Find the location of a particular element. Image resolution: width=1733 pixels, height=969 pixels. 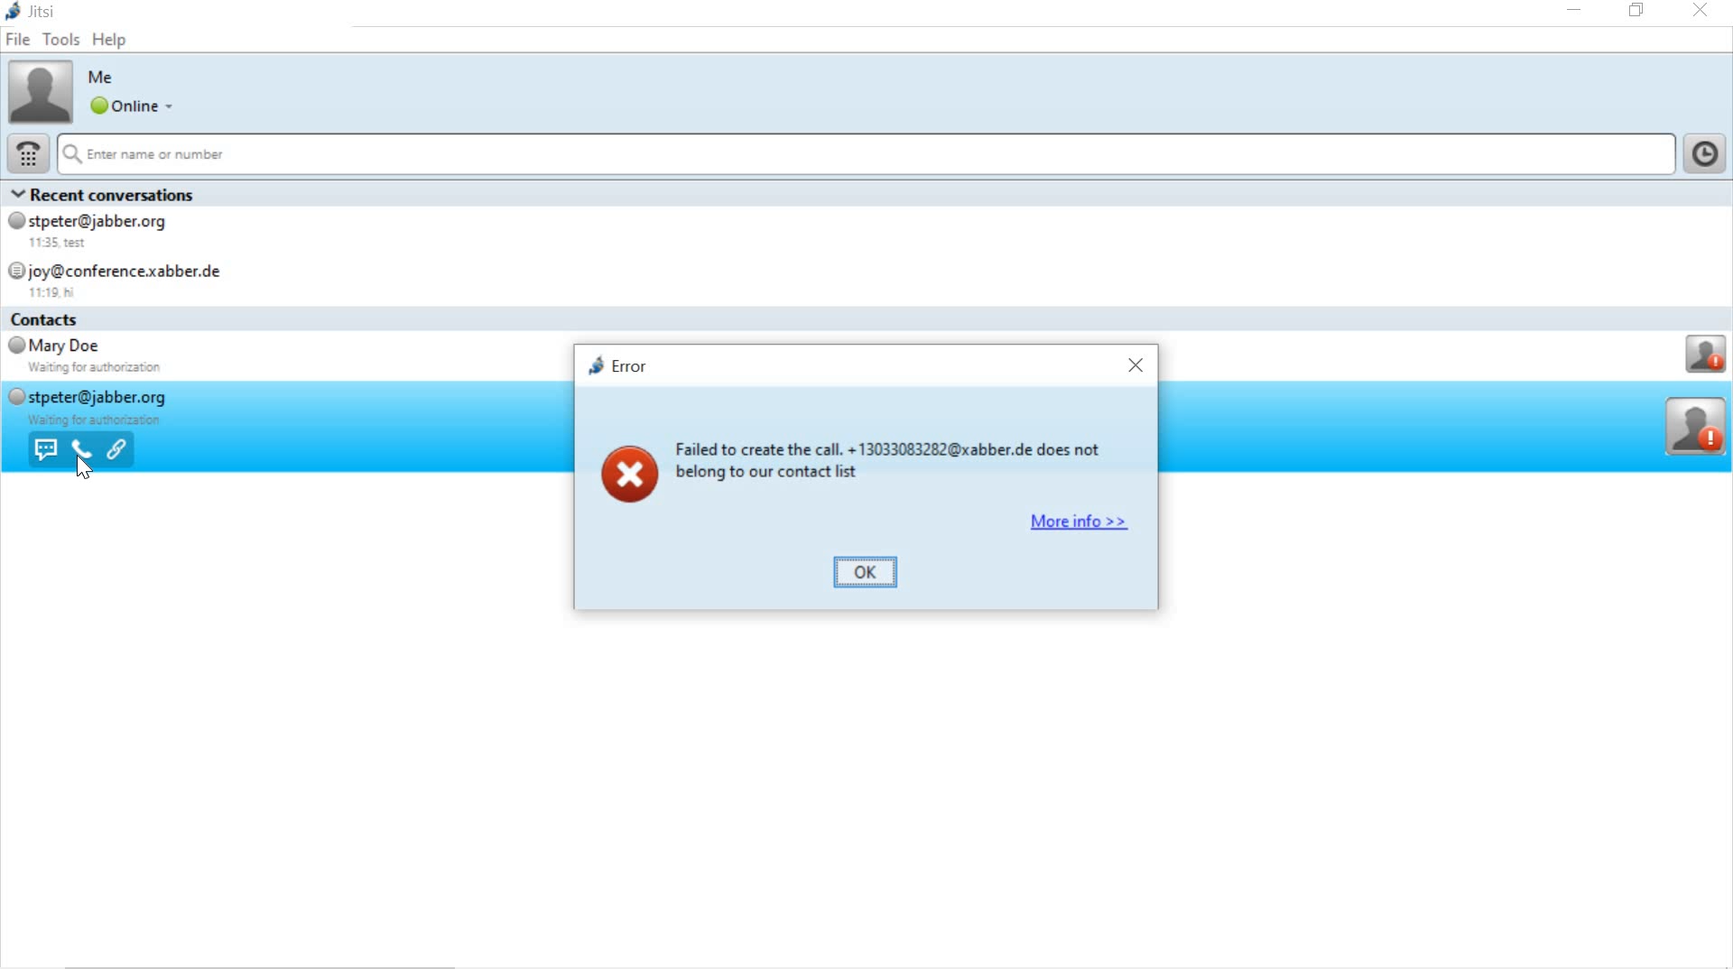

open webpage is located at coordinates (119, 451).